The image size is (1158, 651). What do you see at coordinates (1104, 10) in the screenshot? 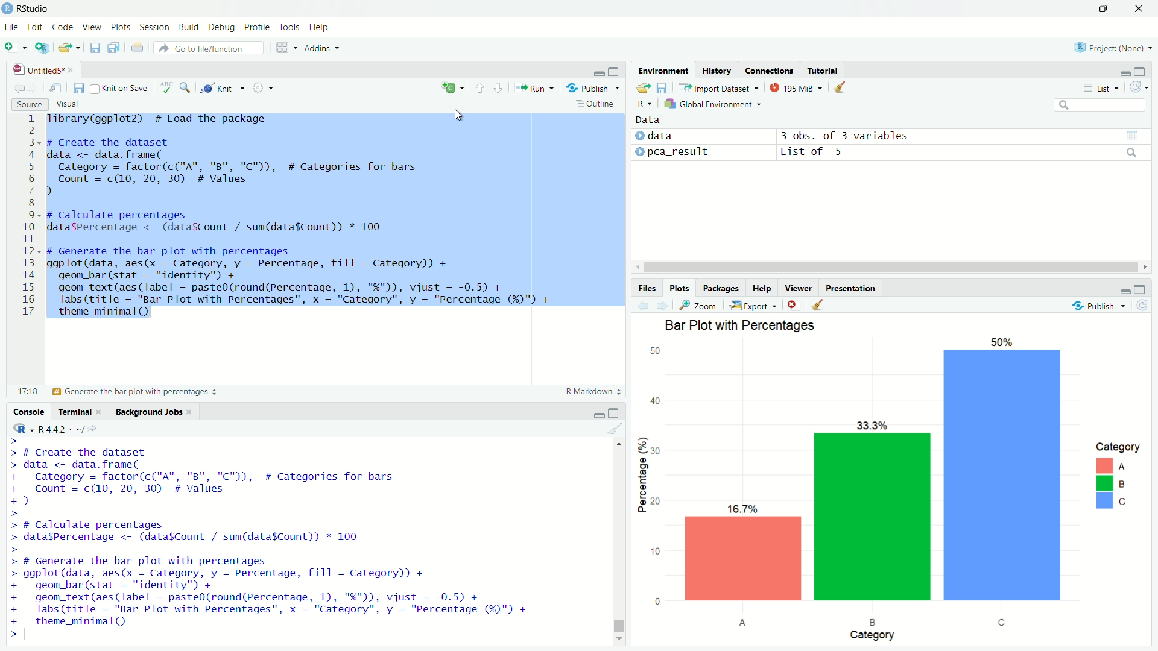
I see `maximize` at bounding box center [1104, 10].